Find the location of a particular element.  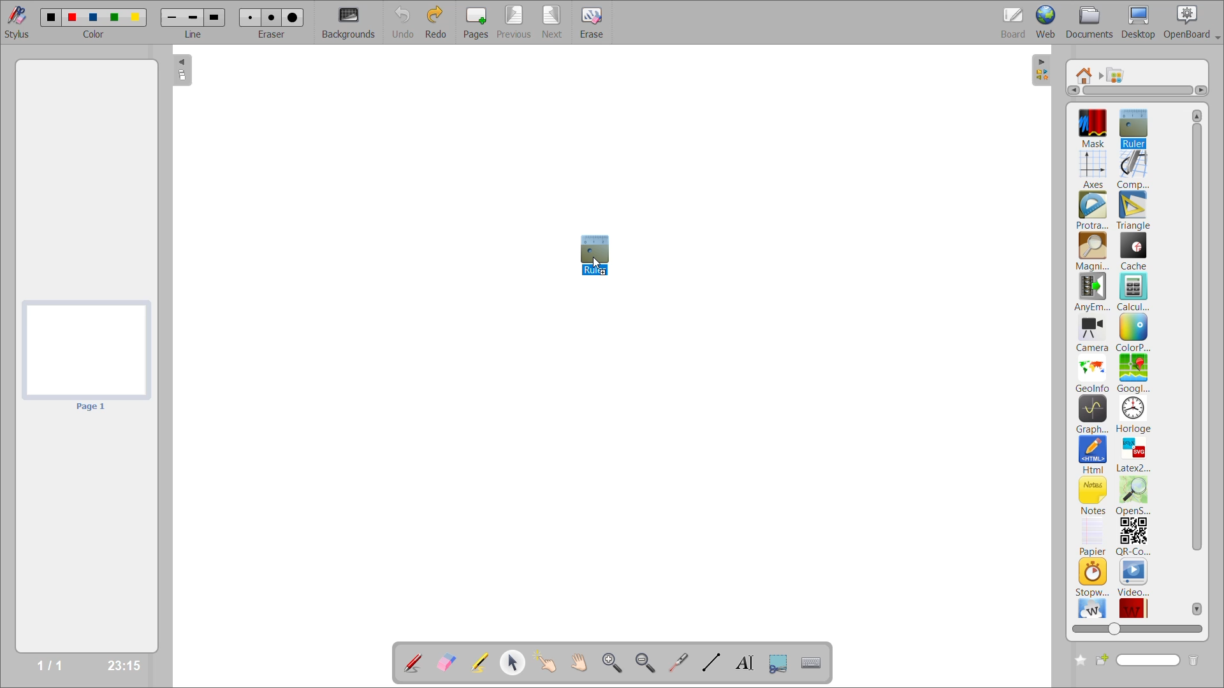

stylus is located at coordinates (15, 20).